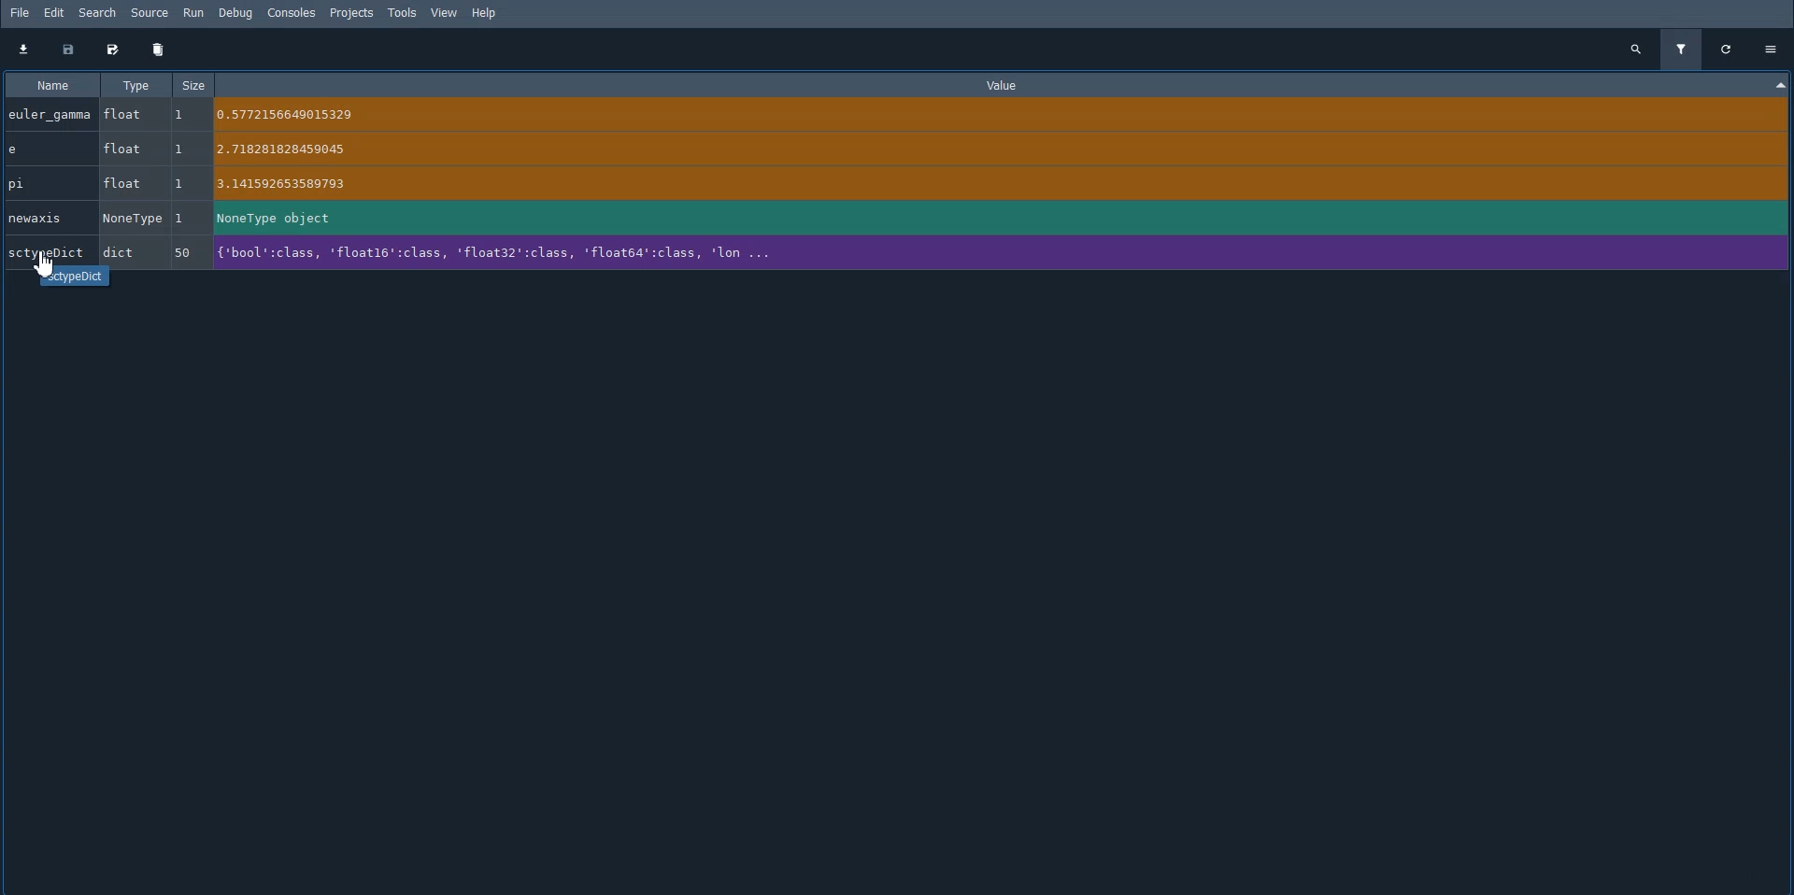 The height and width of the screenshot is (895, 1794). What do you see at coordinates (325, 183) in the screenshot?
I see `pi` at bounding box center [325, 183].